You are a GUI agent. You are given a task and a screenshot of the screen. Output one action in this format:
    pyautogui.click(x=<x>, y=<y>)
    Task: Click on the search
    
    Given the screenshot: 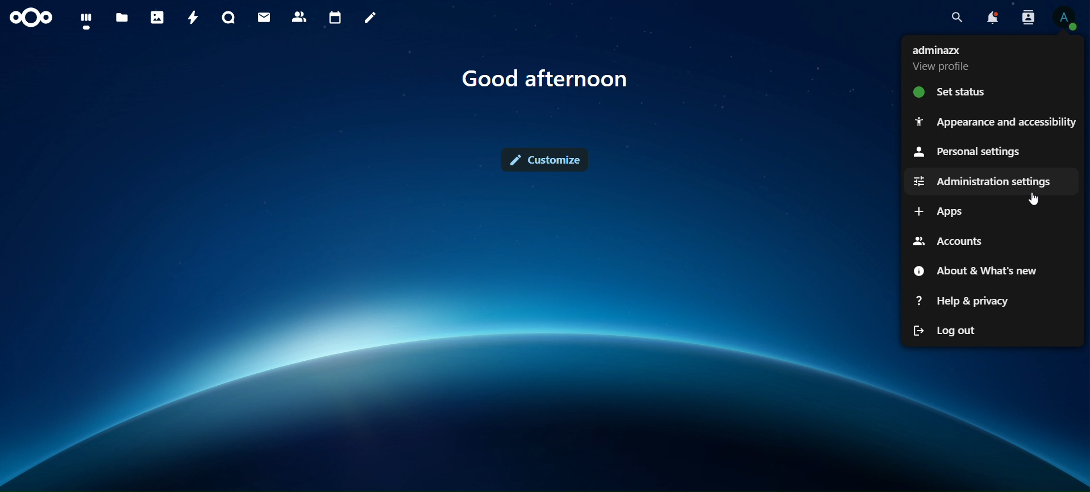 What is the action you would take?
    pyautogui.click(x=956, y=15)
    